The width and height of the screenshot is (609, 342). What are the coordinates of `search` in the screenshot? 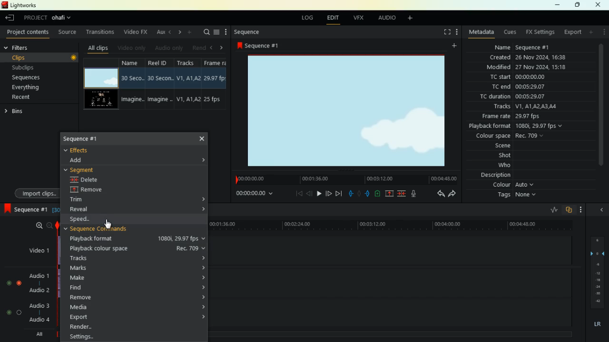 It's located at (205, 33).